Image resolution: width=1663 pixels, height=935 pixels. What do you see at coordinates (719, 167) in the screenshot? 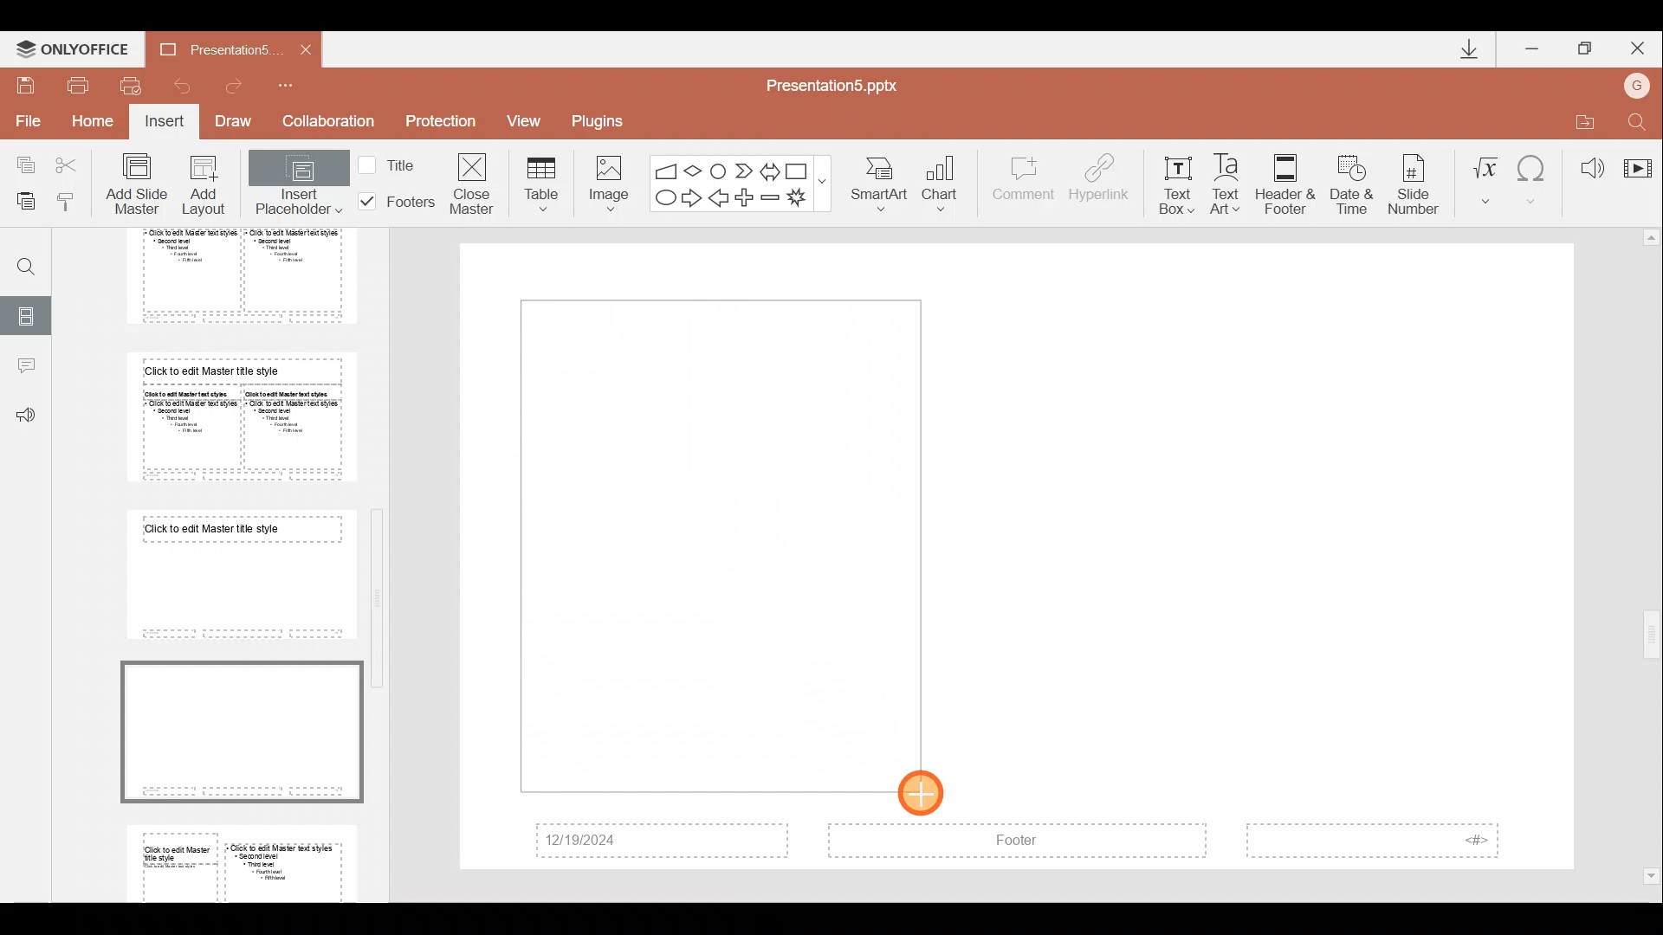
I see `Flowchart-connector` at bounding box center [719, 167].